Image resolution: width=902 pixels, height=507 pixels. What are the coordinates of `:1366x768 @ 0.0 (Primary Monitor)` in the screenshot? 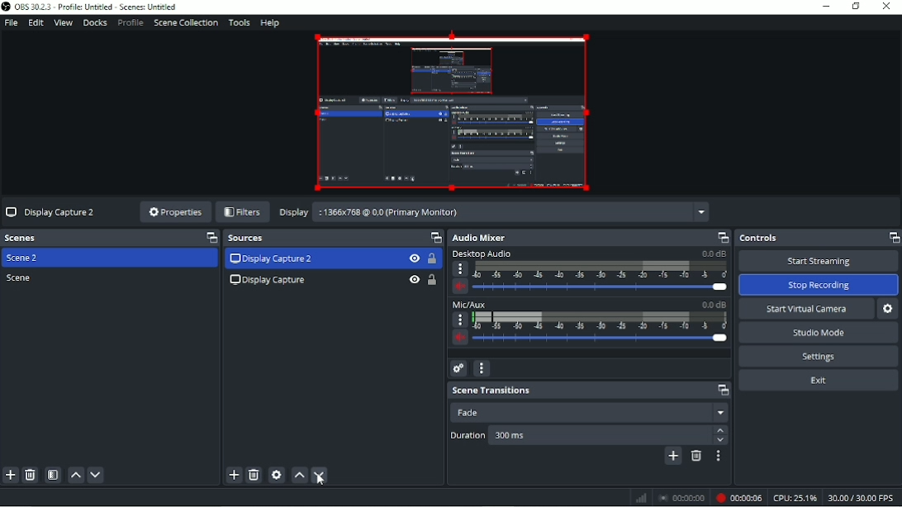 It's located at (515, 211).